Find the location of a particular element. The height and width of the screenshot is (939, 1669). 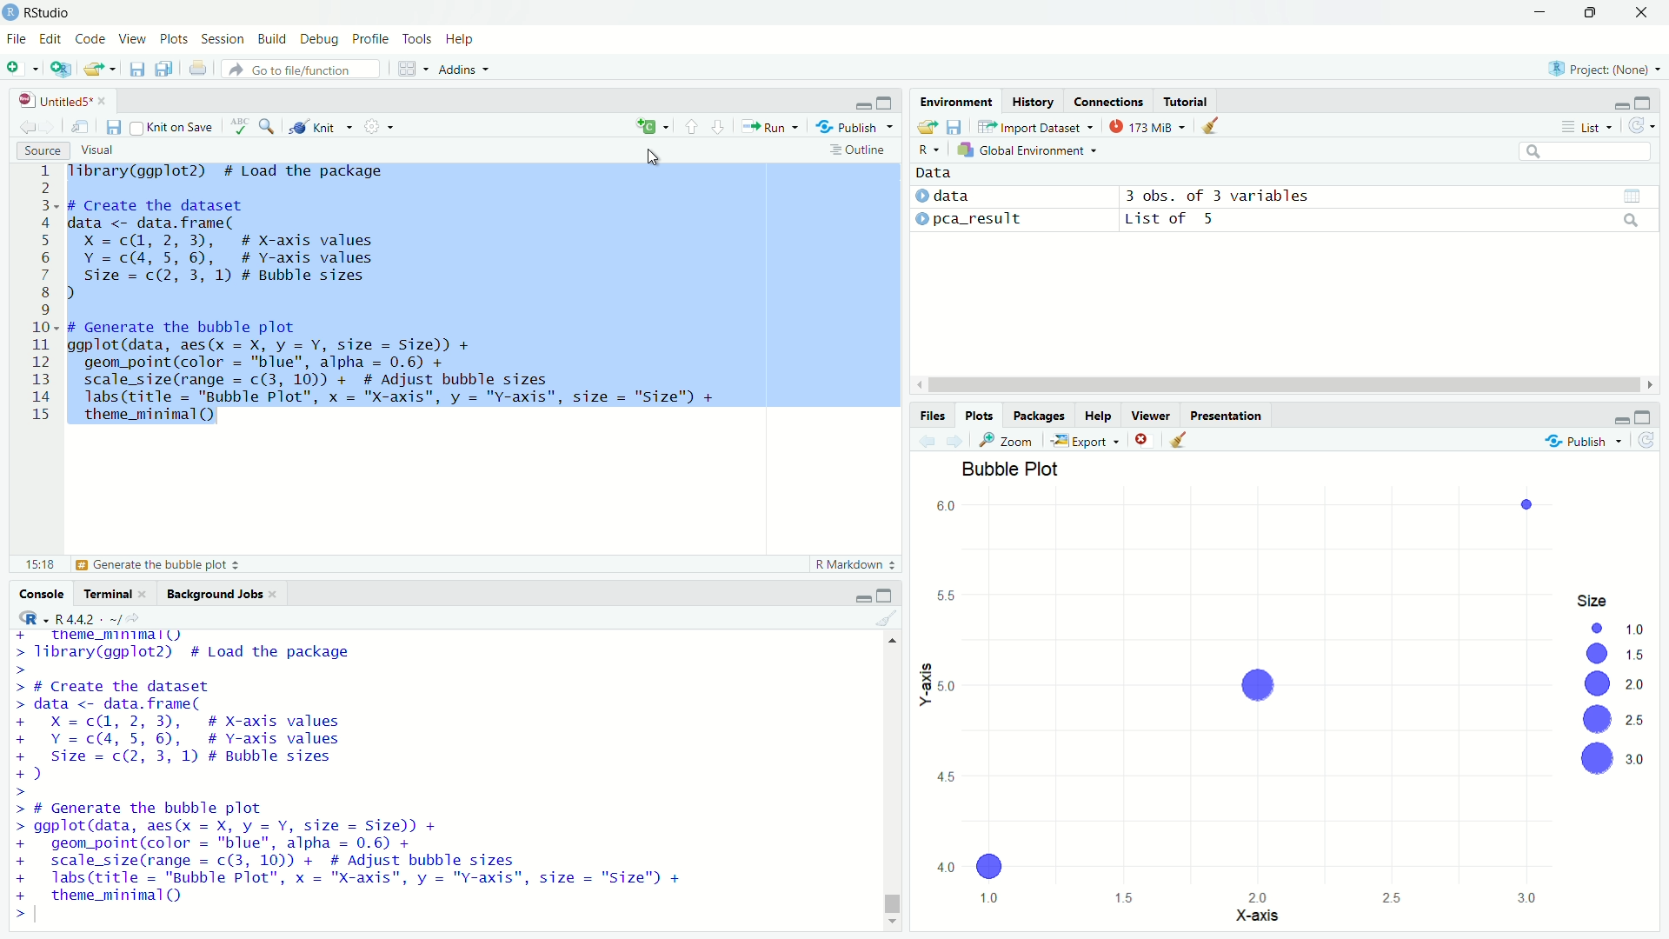

load workspace is located at coordinates (102, 69).